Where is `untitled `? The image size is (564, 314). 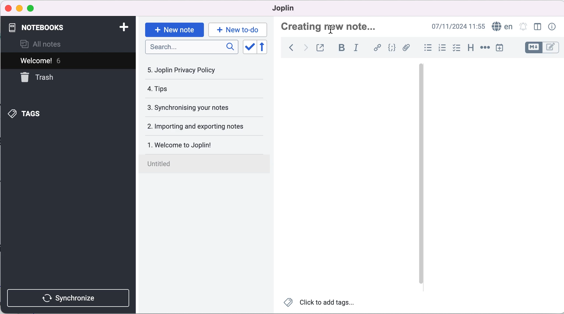
untitled  is located at coordinates (207, 165).